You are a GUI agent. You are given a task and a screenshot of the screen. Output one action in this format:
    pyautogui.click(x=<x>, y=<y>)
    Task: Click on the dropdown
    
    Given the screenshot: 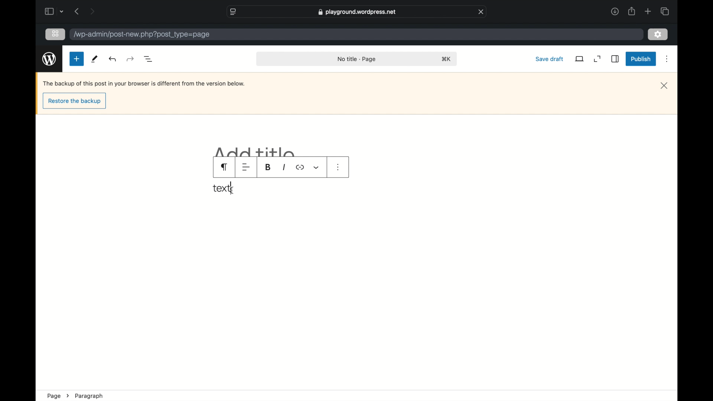 What is the action you would take?
    pyautogui.click(x=62, y=12)
    